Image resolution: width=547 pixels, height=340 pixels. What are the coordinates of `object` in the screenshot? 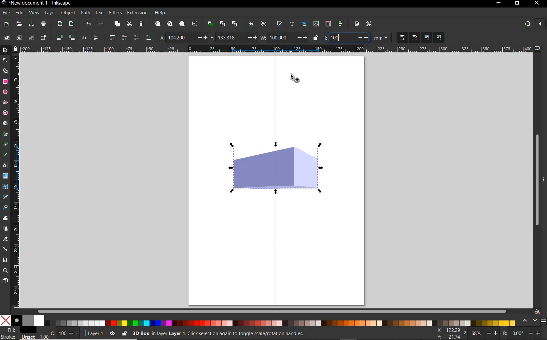 It's located at (68, 13).